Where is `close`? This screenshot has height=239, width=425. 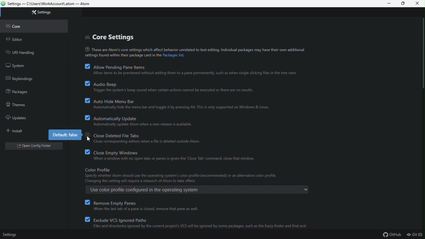 close is located at coordinates (418, 4).